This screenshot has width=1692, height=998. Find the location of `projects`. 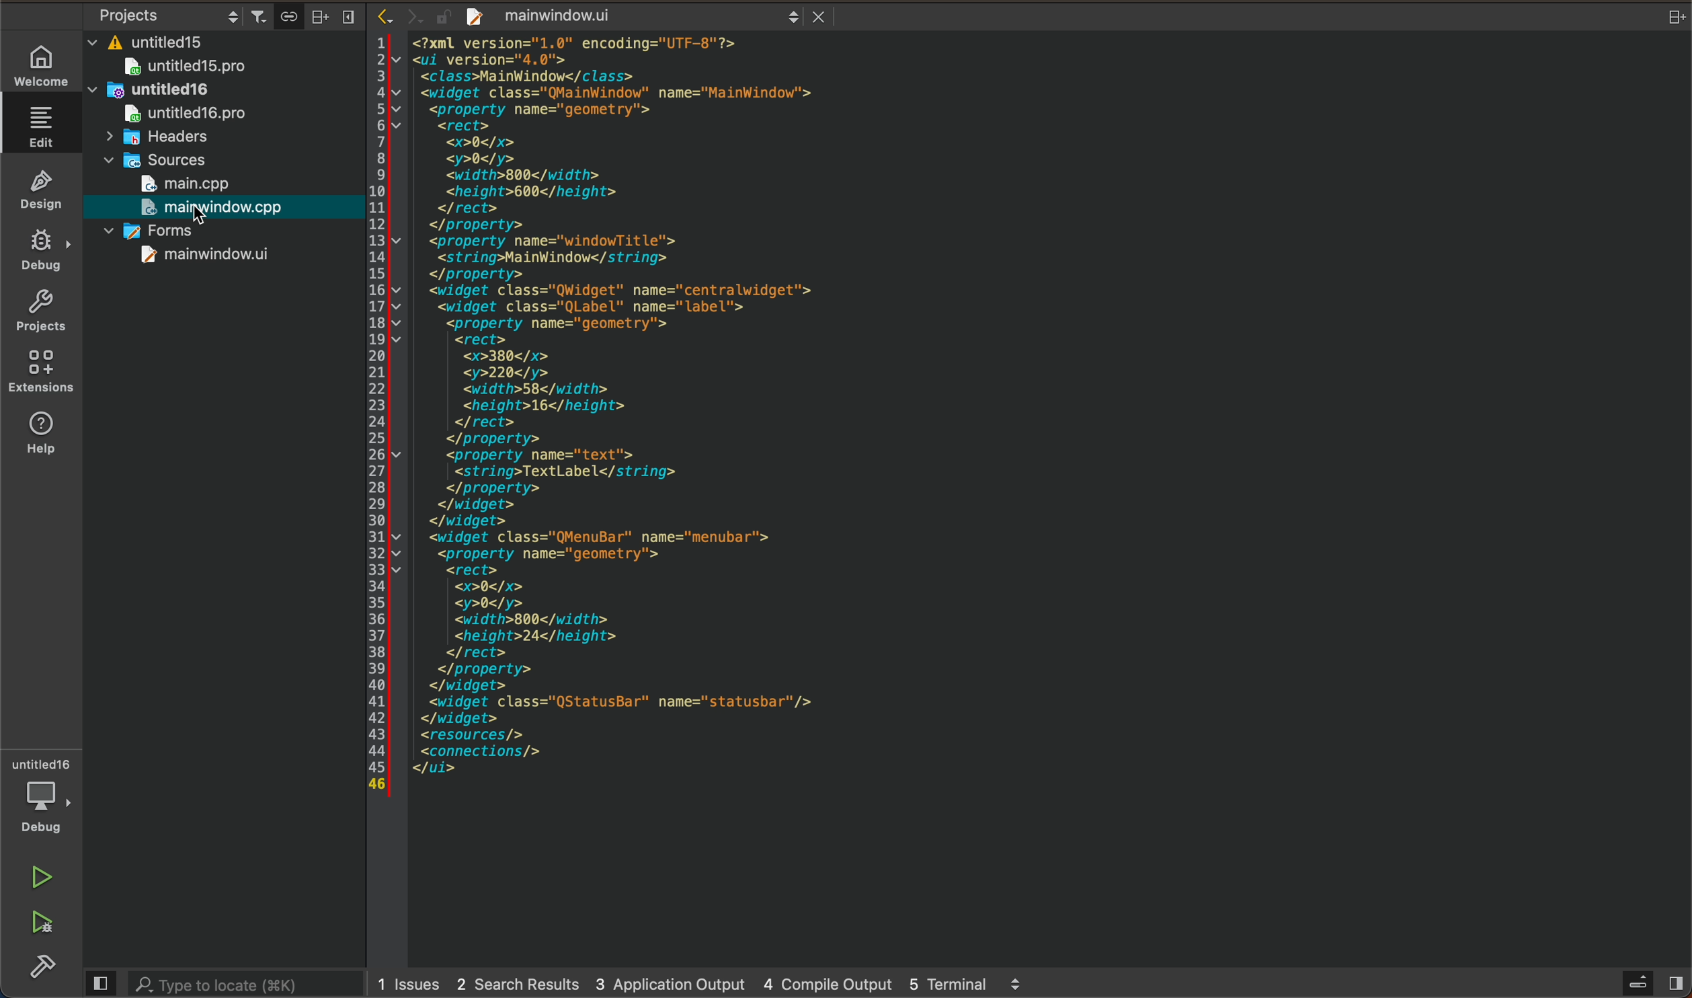

projects is located at coordinates (40, 312).